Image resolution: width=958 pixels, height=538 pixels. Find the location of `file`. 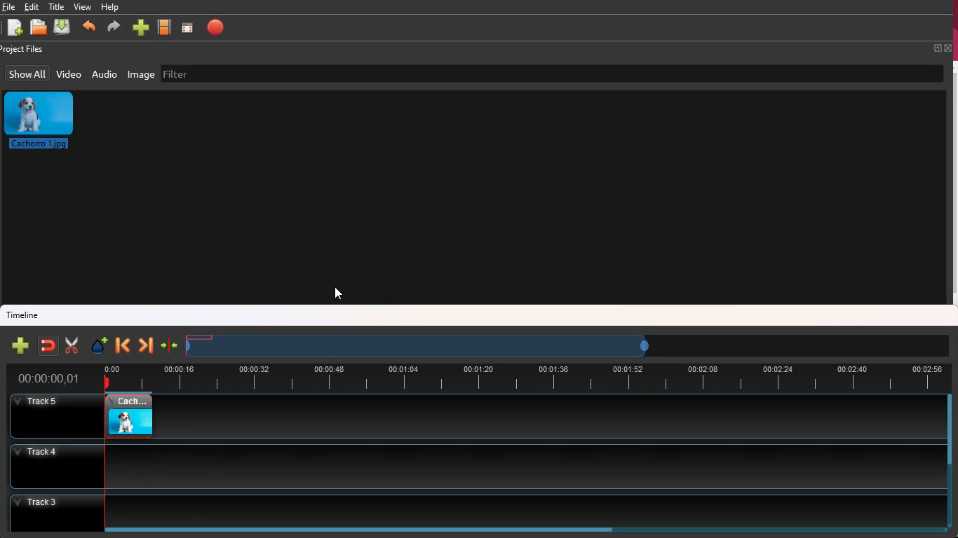

file is located at coordinates (8, 8).